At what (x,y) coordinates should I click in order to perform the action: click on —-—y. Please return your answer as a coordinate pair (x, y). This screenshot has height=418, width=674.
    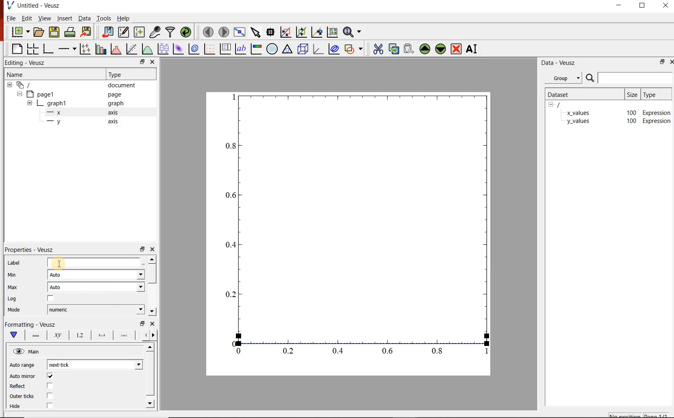
    Looking at the image, I should click on (54, 122).